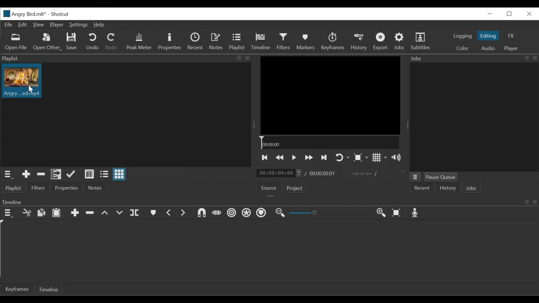 Image resolution: width=539 pixels, height=303 pixels. Describe the element at coordinates (153, 213) in the screenshot. I see `Markers` at that location.